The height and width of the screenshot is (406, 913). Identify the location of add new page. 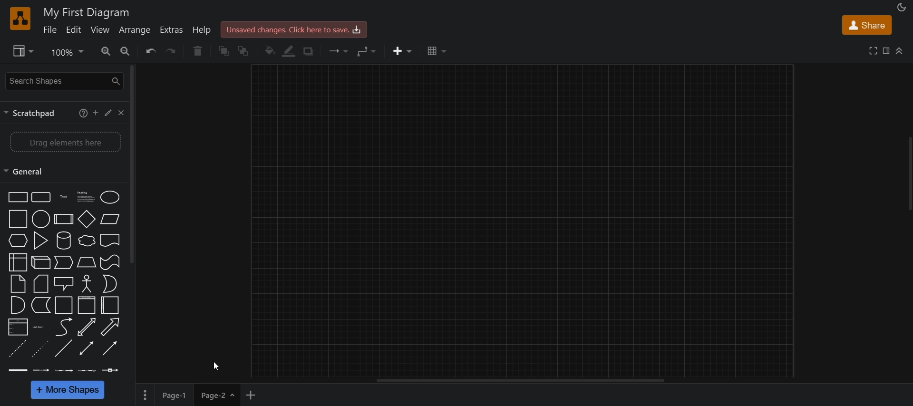
(254, 396).